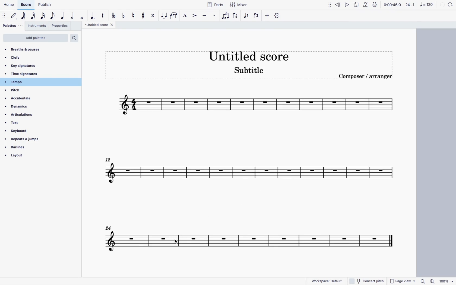 The height and width of the screenshot is (285, 456). Describe the element at coordinates (278, 16) in the screenshot. I see `settings` at that location.